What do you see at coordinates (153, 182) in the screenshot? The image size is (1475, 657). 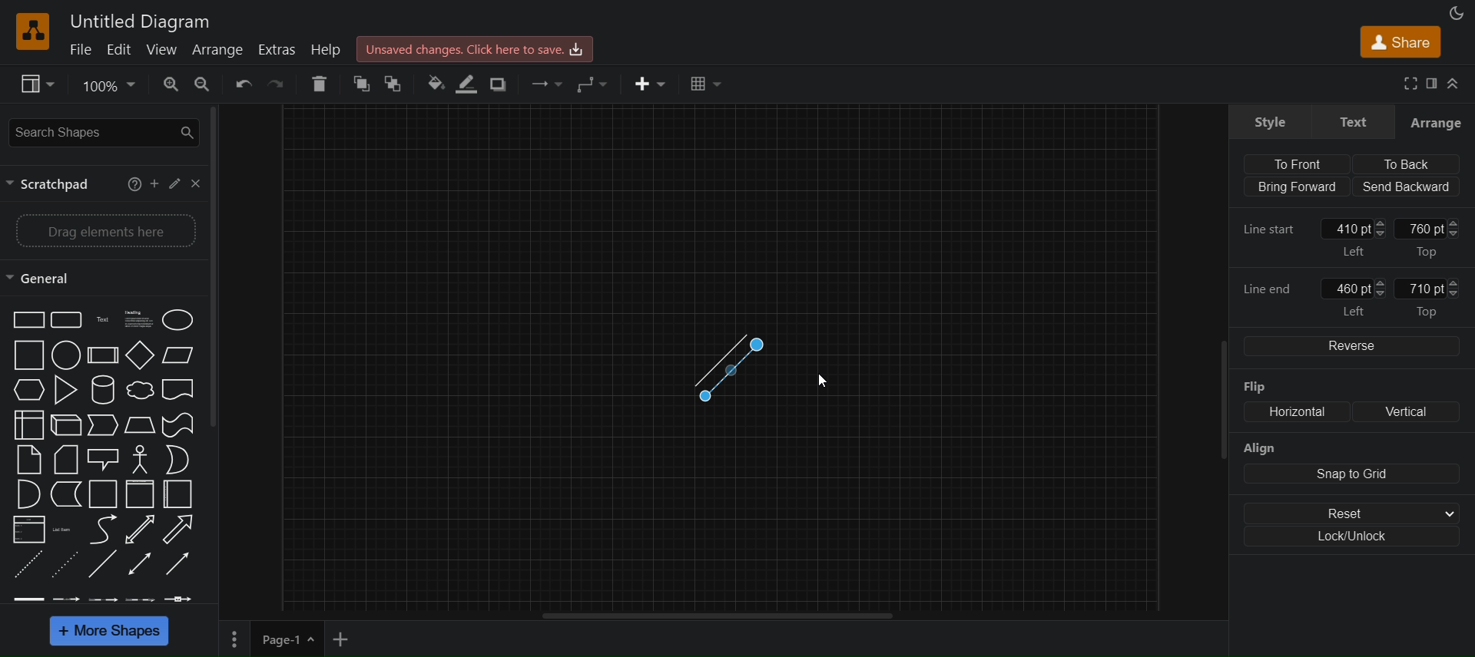 I see `add` at bounding box center [153, 182].